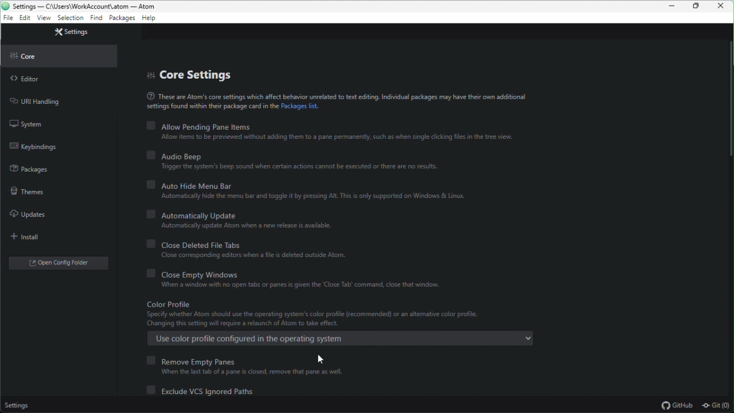 The height and width of the screenshot is (413, 734). What do you see at coordinates (335, 102) in the screenshot?
I see `Text` at bounding box center [335, 102].